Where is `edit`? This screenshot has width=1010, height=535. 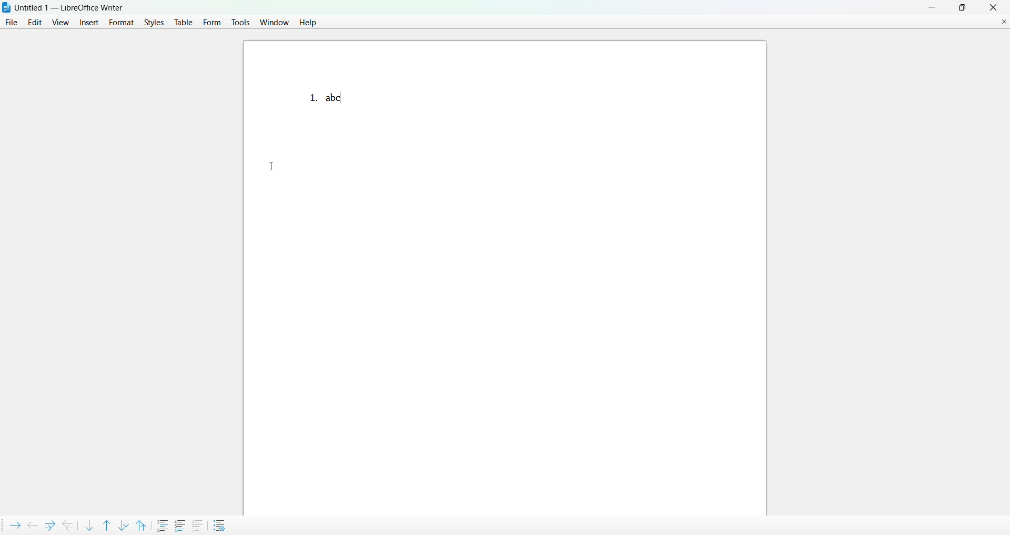
edit is located at coordinates (35, 23).